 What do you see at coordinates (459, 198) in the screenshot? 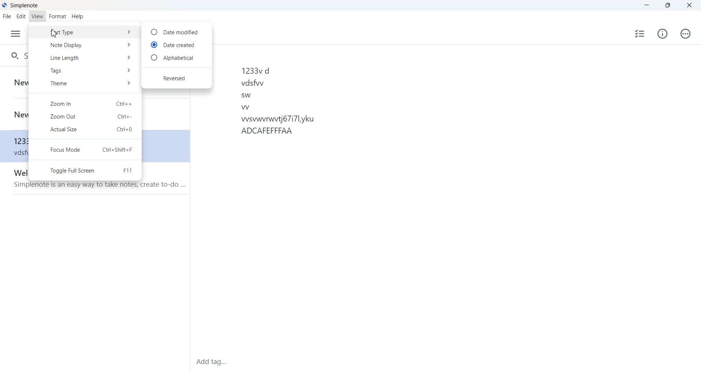
I see `1233 d vddw sw W wwwwnwt67lyku ADCAFEFFFAA` at bounding box center [459, 198].